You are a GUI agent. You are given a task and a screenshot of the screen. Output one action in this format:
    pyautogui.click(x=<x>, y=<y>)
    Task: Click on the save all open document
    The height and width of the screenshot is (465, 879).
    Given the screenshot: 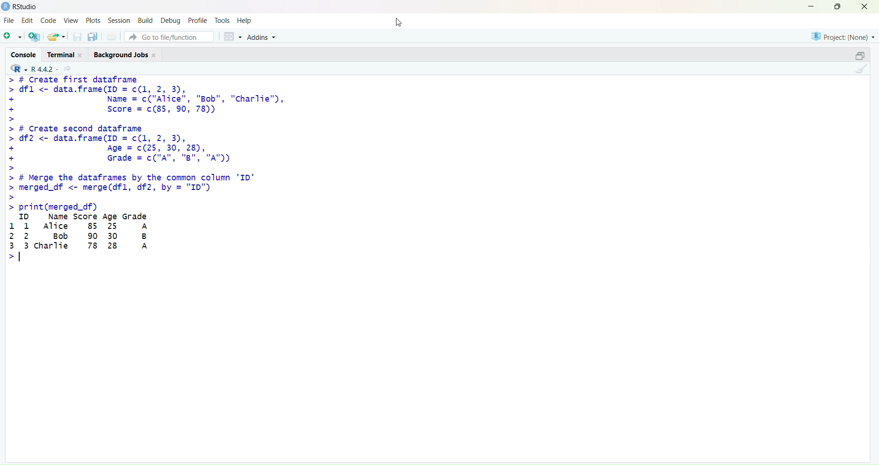 What is the action you would take?
    pyautogui.click(x=93, y=37)
    